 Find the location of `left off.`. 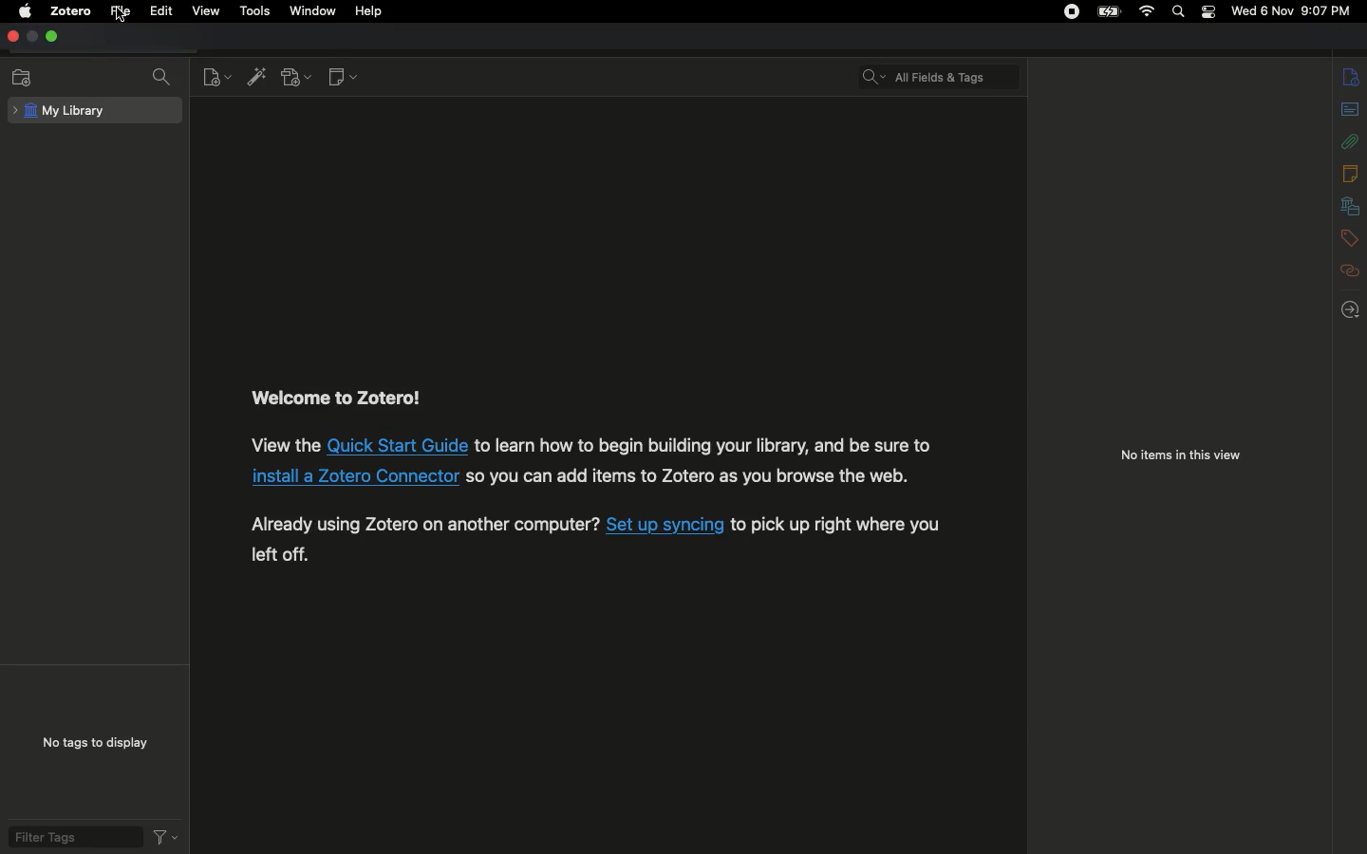

left off. is located at coordinates (280, 554).